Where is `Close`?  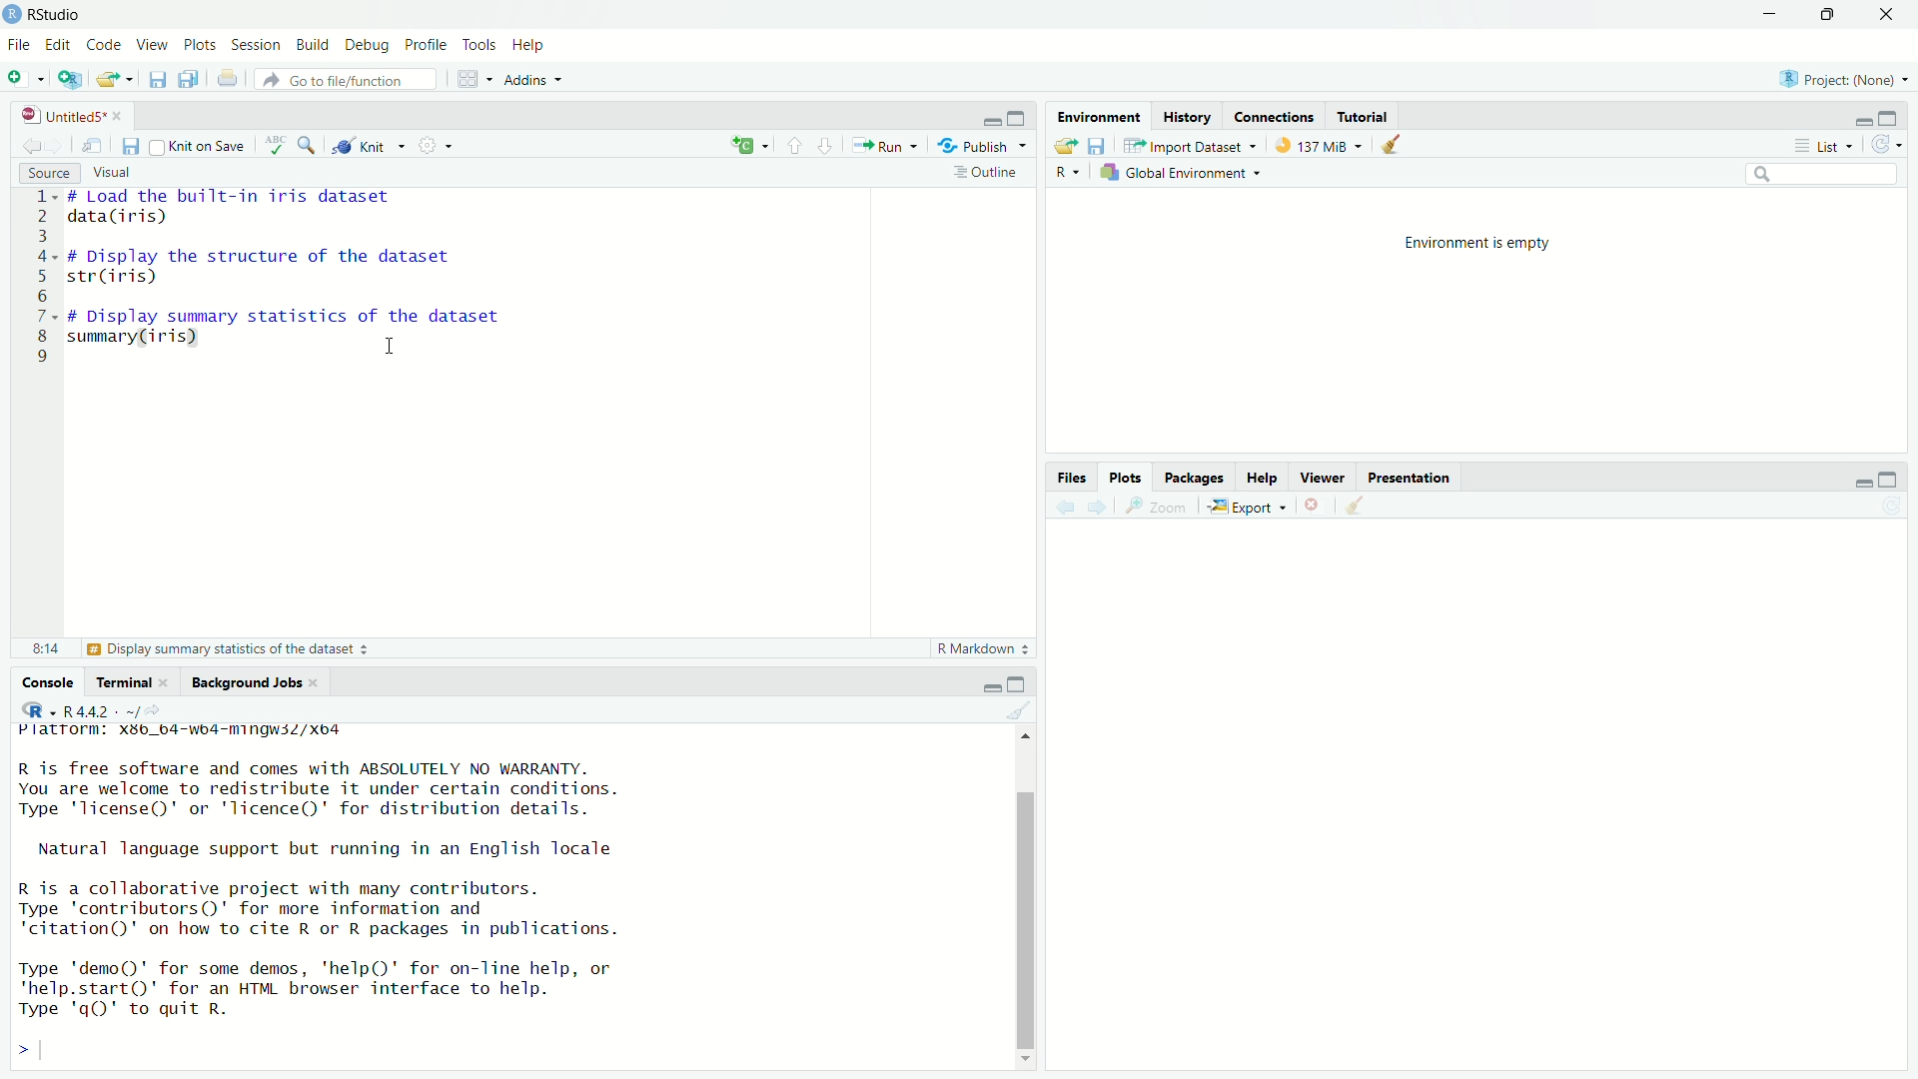 Close is located at coordinates (1886, 13).